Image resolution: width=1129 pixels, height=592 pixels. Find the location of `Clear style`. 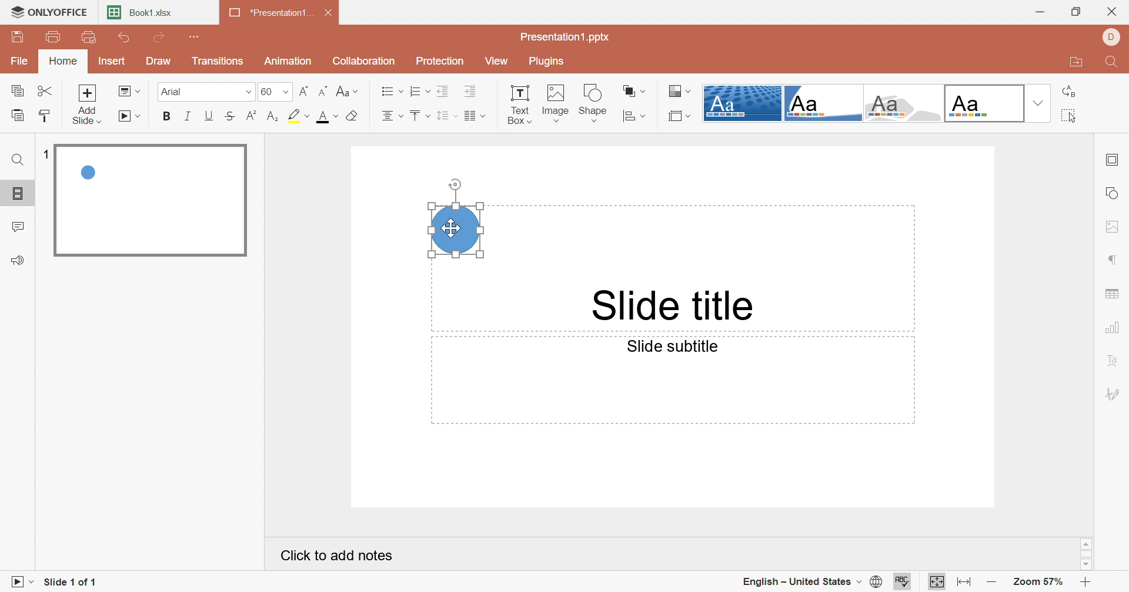

Clear style is located at coordinates (353, 117).